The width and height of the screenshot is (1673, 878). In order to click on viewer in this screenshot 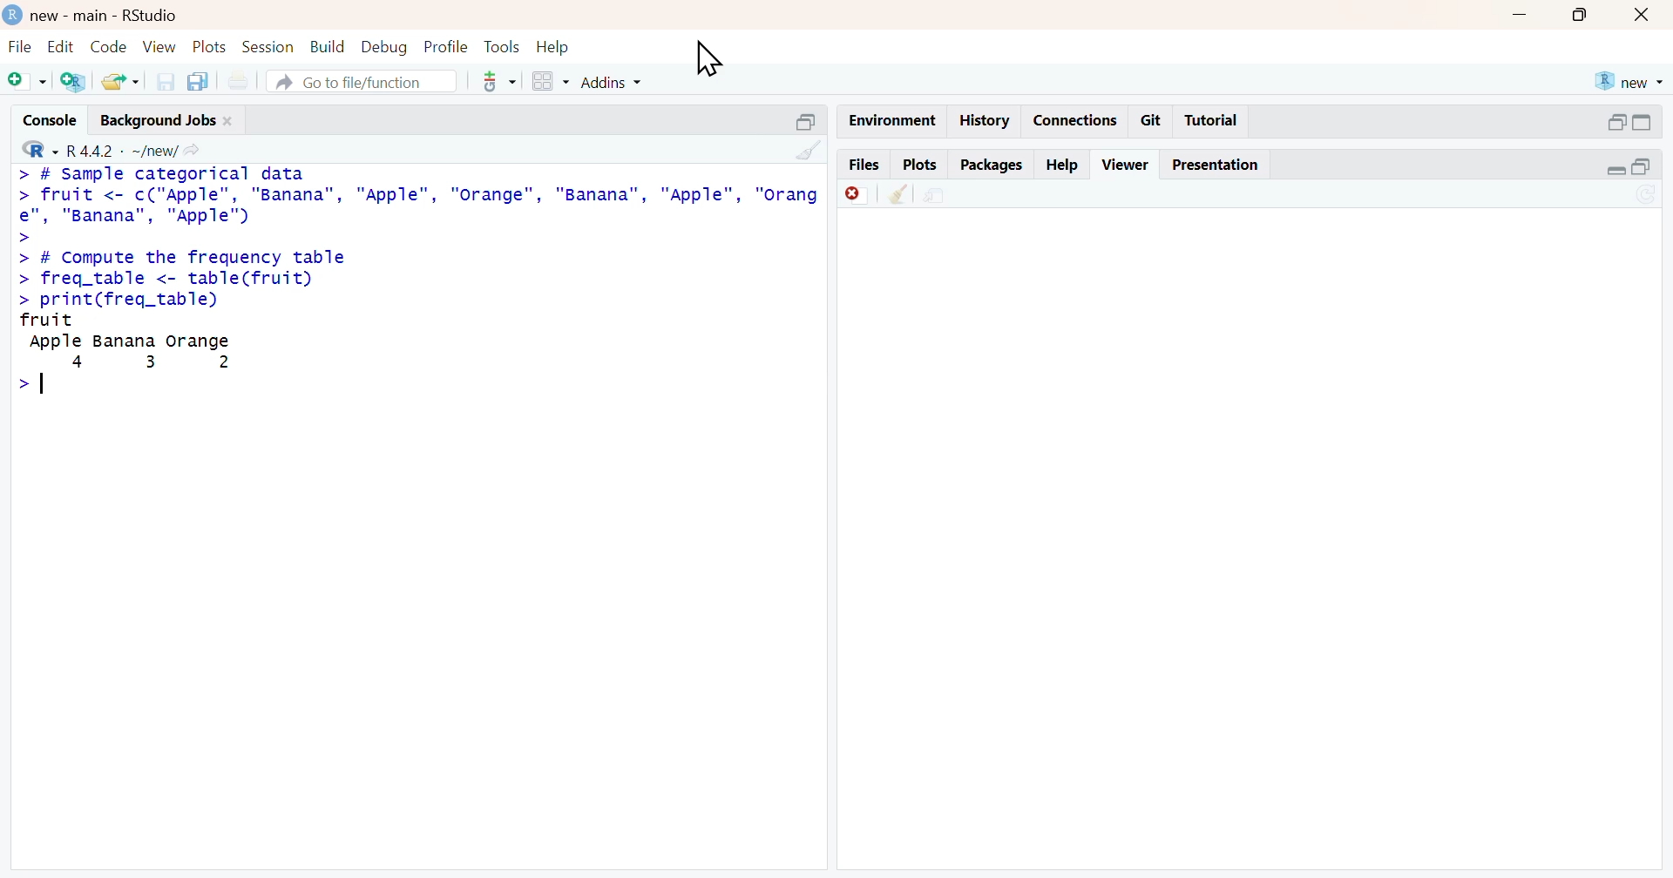, I will do `click(1127, 165)`.